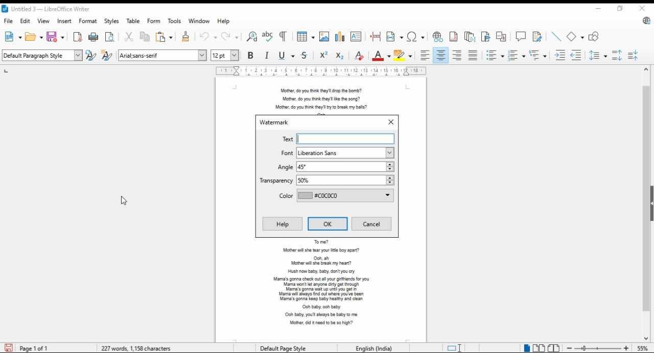 The height and width of the screenshot is (353, 654). What do you see at coordinates (453, 347) in the screenshot?
I see `toggle cursor` at bounding box center [453, 347].